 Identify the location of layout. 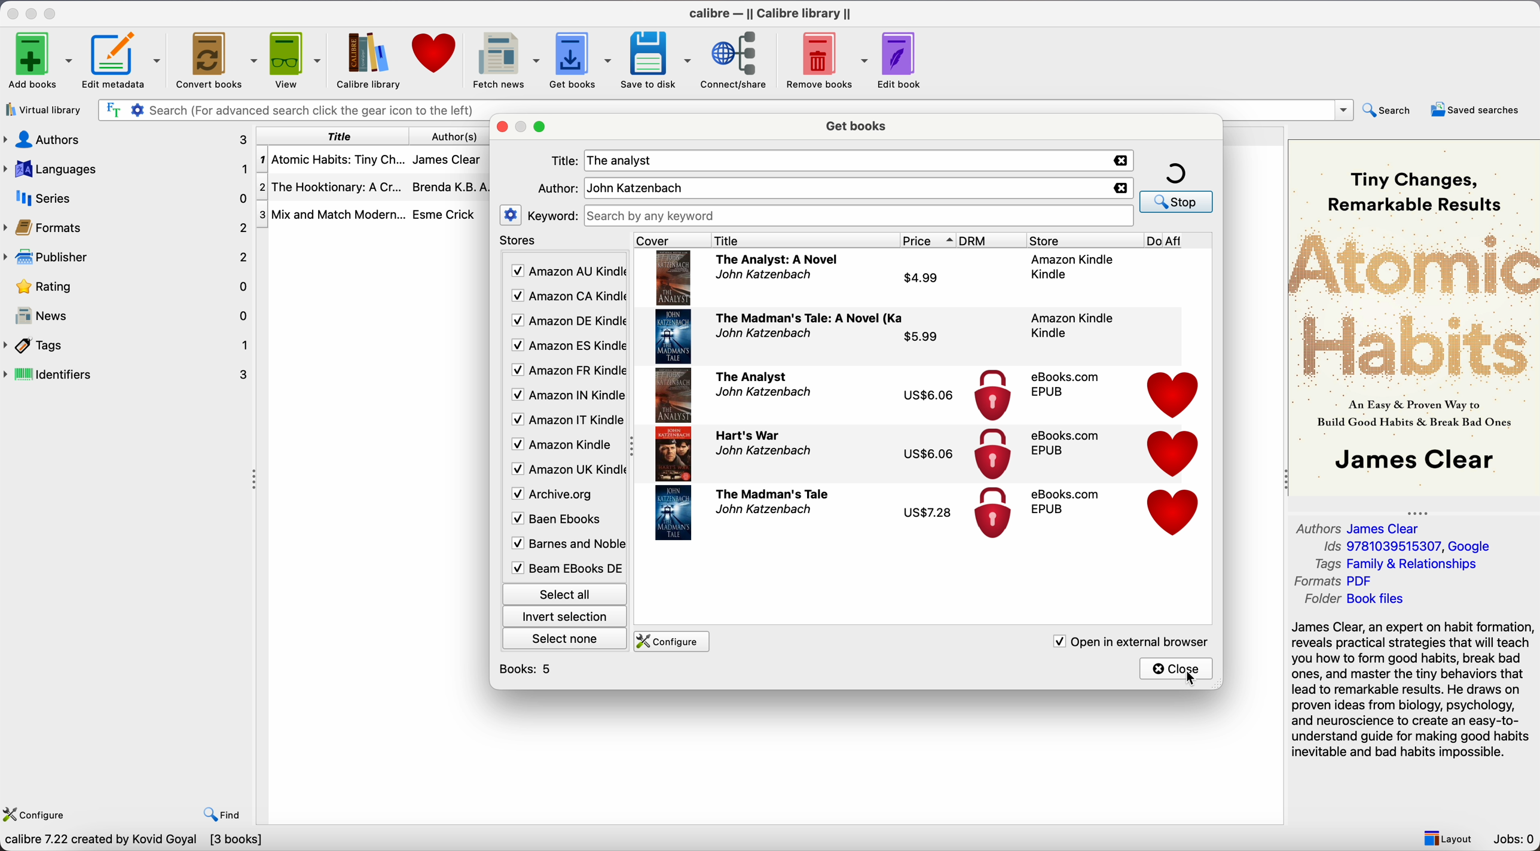
(1447, 838).